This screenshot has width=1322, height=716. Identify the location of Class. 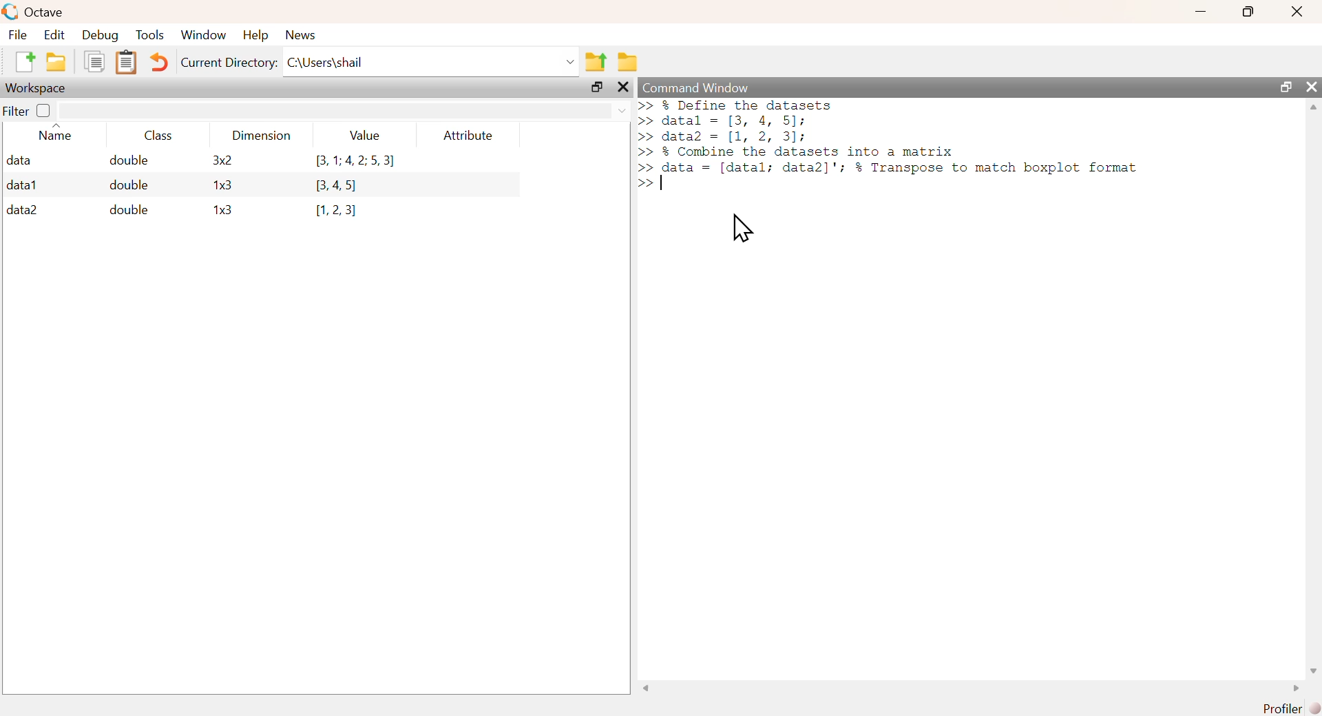
(162, 136).